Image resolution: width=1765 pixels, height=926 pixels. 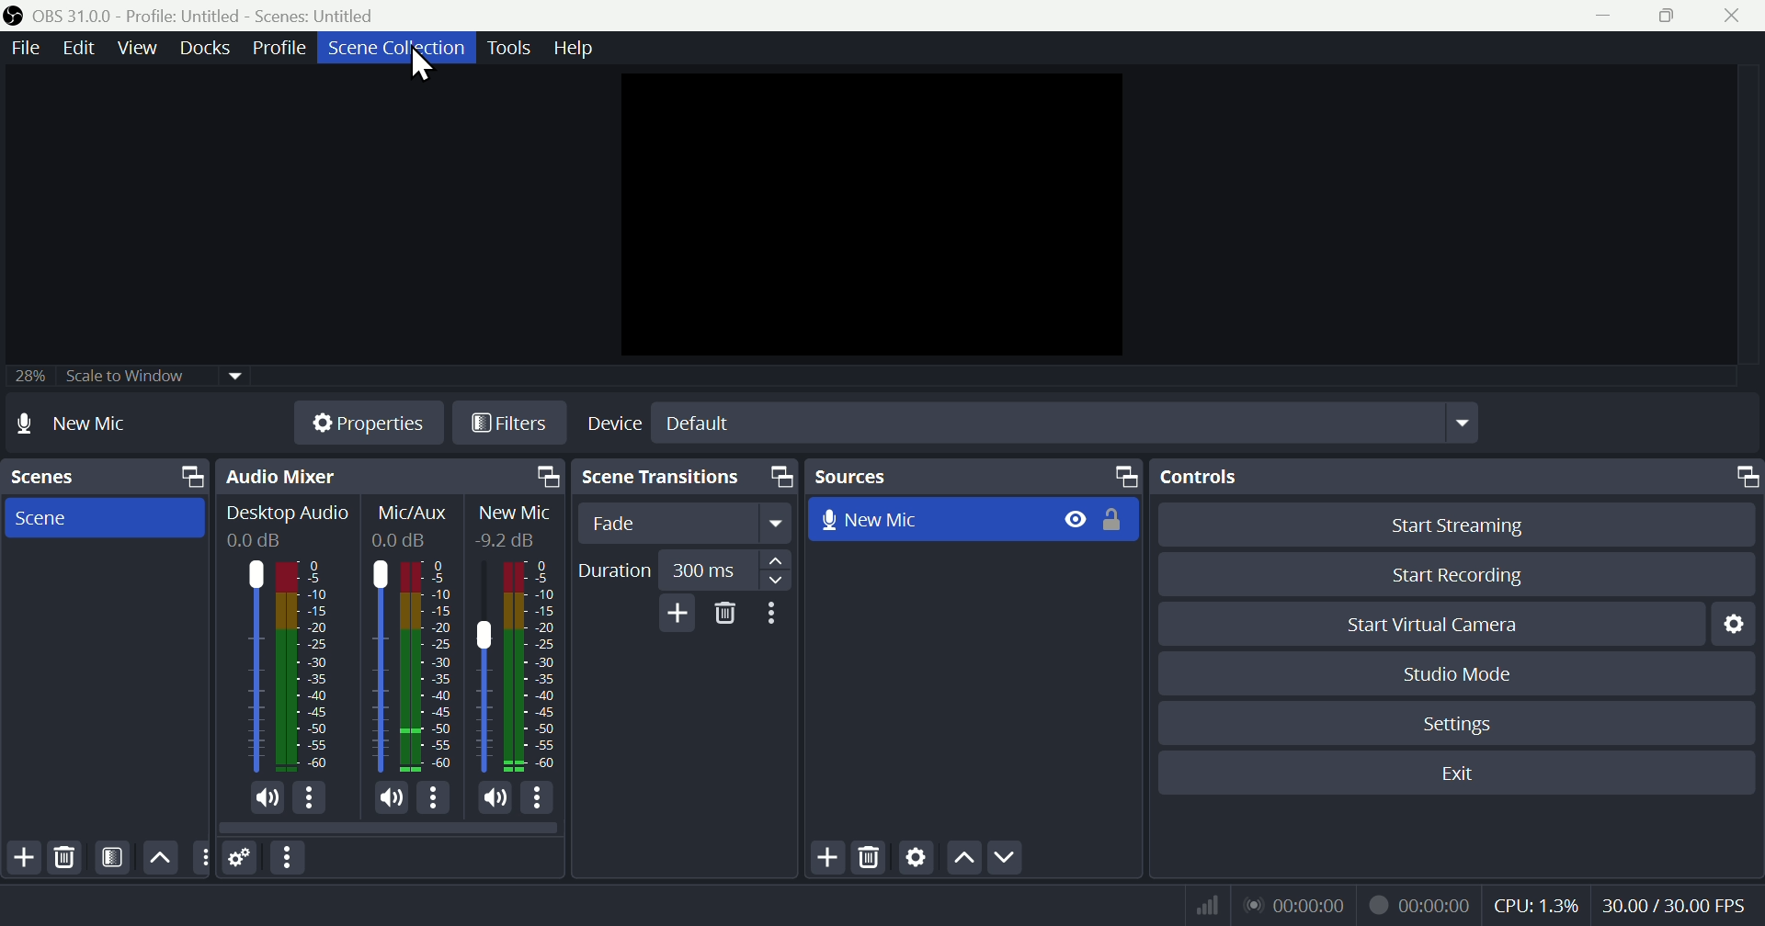 What do you see at coordinates (930, 521) in the screenshot?
I see `New mic` at bounding box center [930, 521].